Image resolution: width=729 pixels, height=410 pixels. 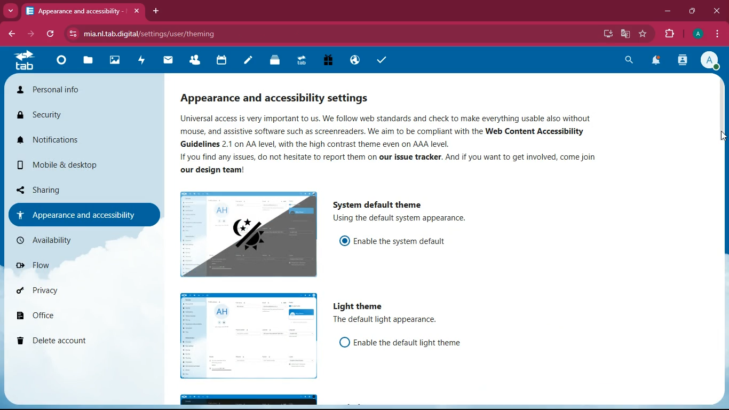 What do you see at coordinates (249, 336) in the screenshot?
I see `off` at bounding box center [249, 336].